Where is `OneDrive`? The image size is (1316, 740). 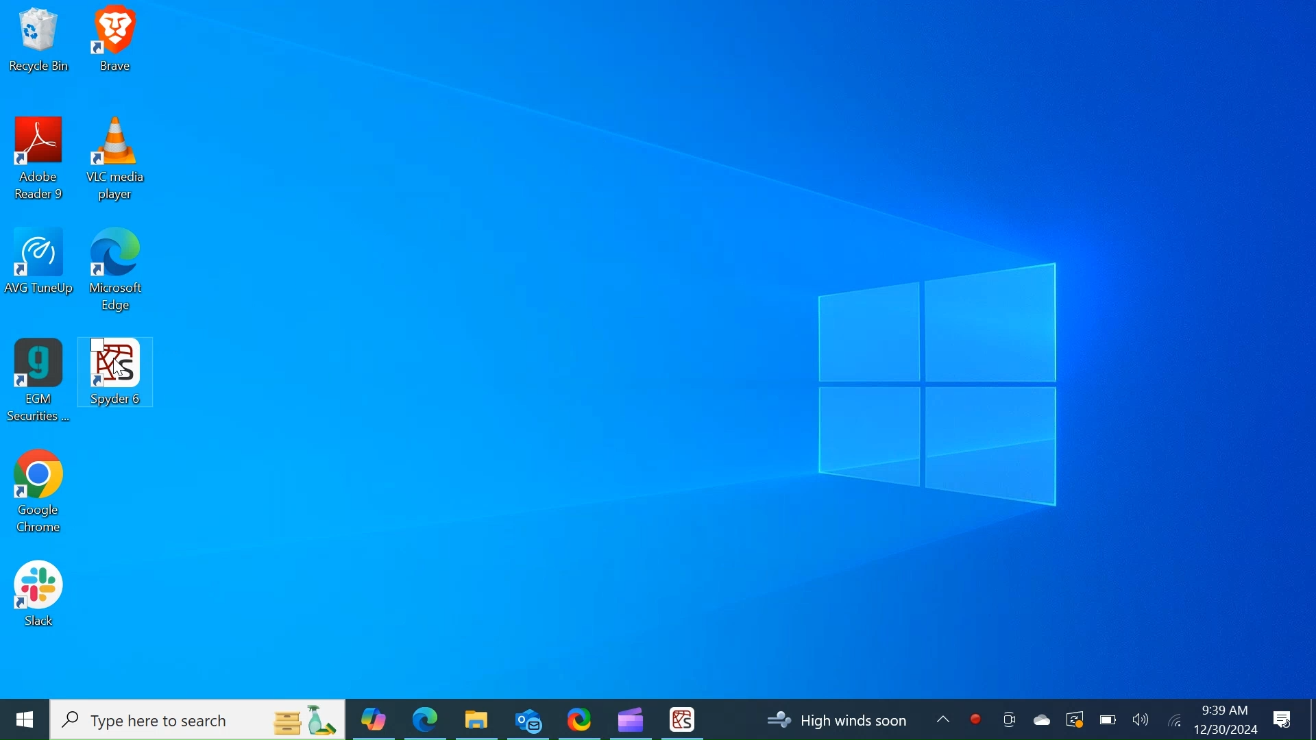
OneDrive is located at coordinates (1040, 719).